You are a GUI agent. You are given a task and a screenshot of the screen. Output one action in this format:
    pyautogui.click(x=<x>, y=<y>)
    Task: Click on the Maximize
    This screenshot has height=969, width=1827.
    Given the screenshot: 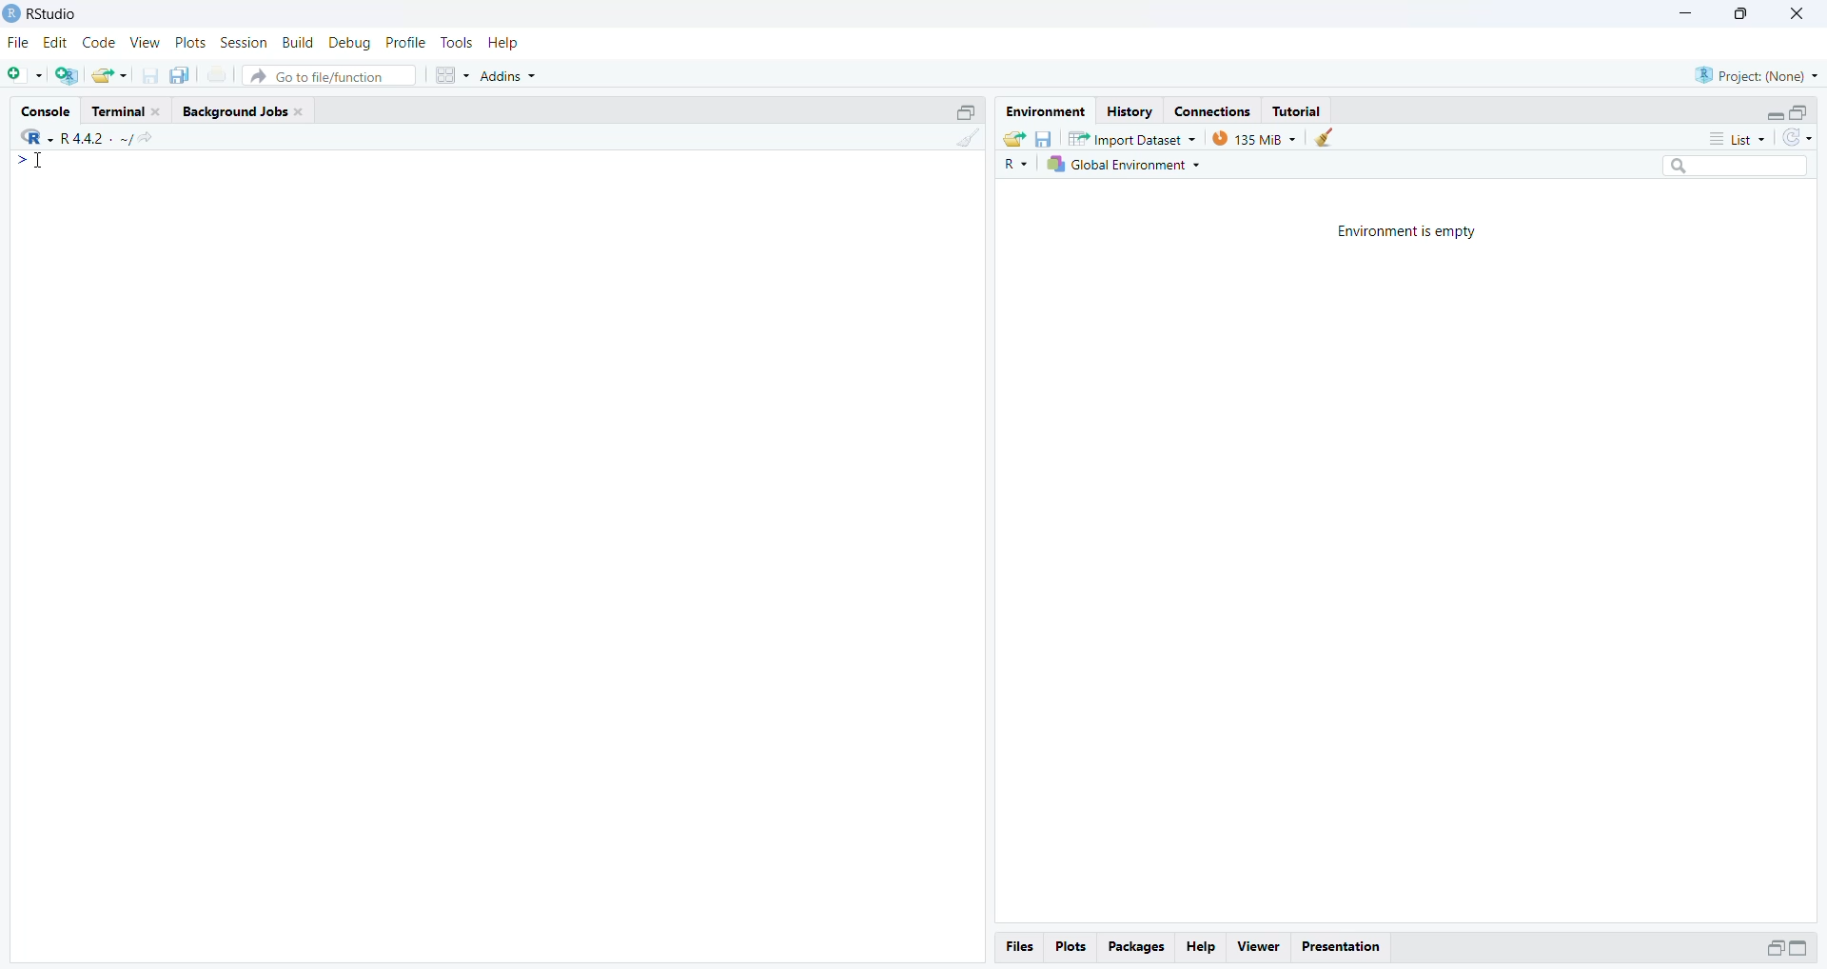 What is the action you would take?
    pyautogui.click(x=968, y=110)
    